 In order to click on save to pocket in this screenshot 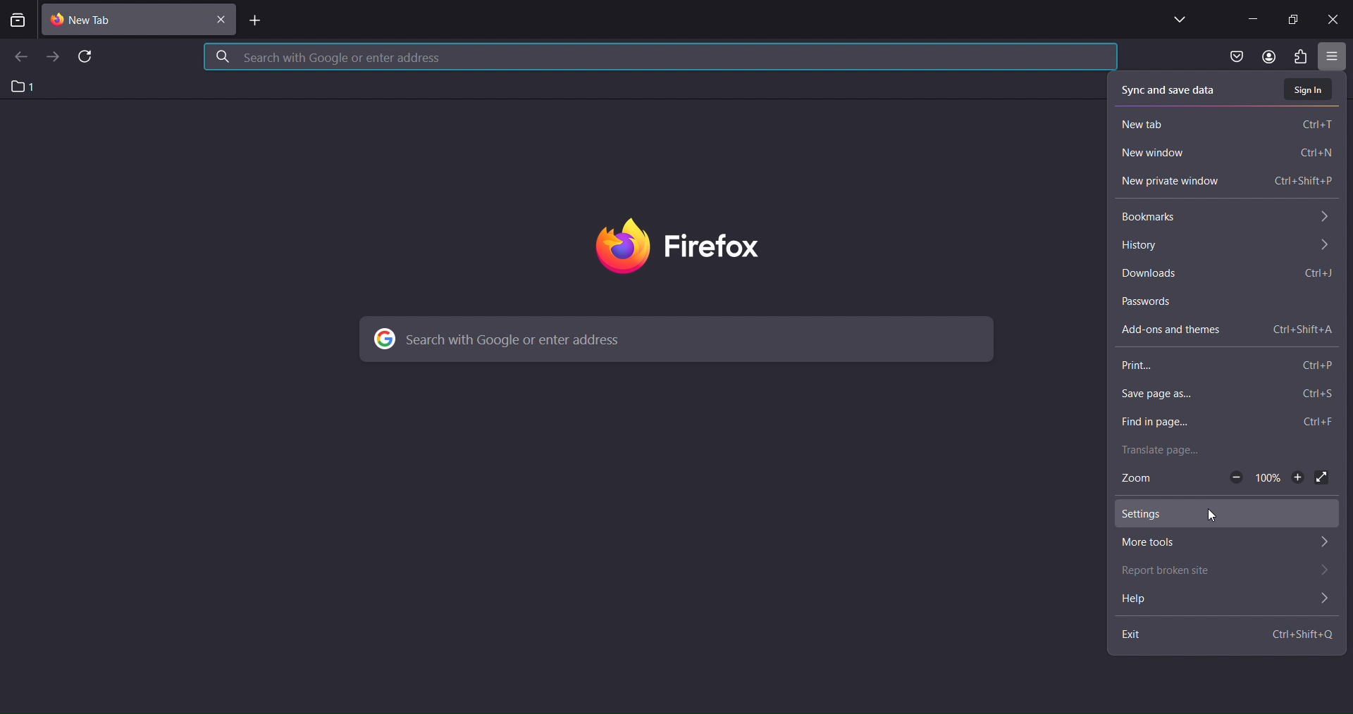, I will do `click(1233, 57)`.